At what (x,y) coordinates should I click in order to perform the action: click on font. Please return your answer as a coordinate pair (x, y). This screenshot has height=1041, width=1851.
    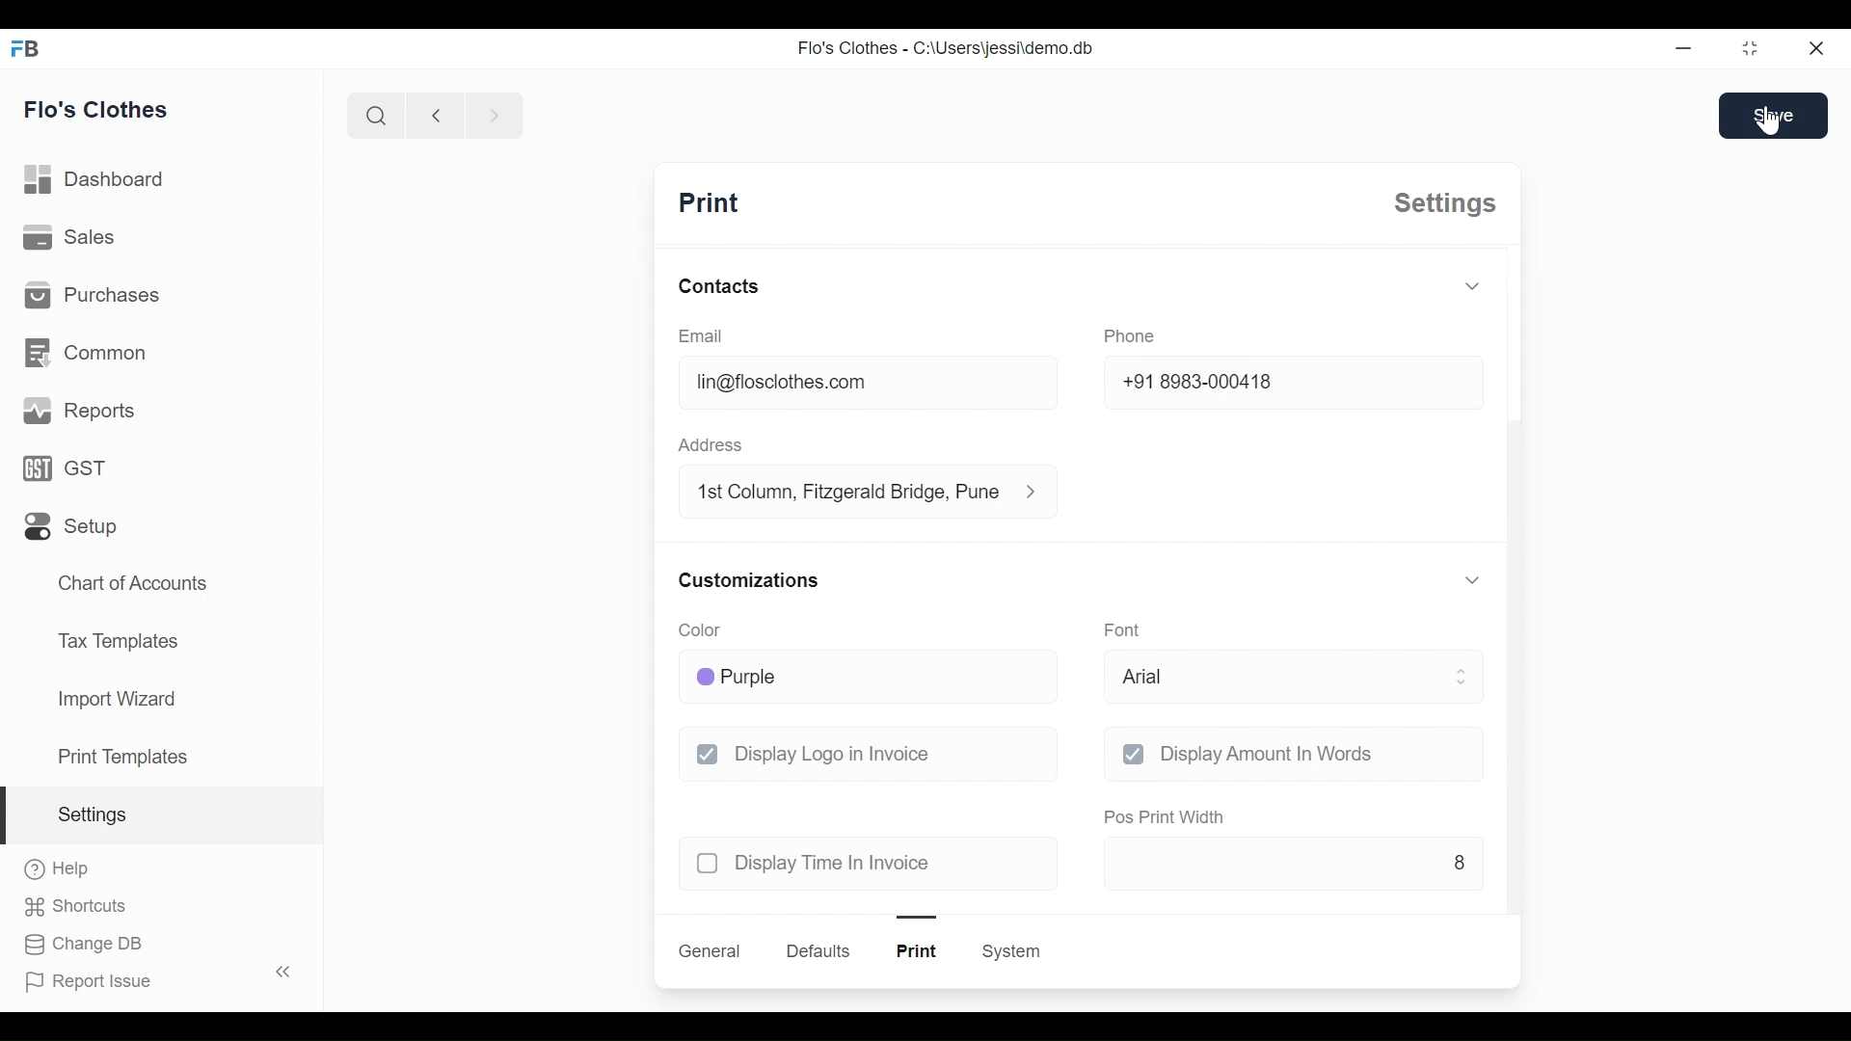
    Looking at the image, I should click on (1122, 628).